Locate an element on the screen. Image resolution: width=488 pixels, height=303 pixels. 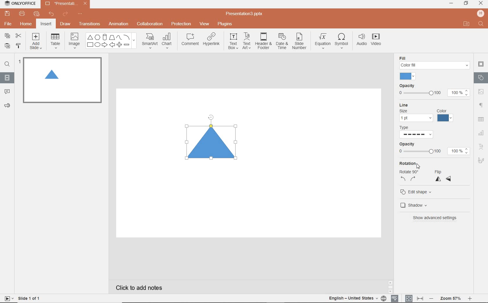
OPEN FILE LOCATION is located at coordinates (467, 24).